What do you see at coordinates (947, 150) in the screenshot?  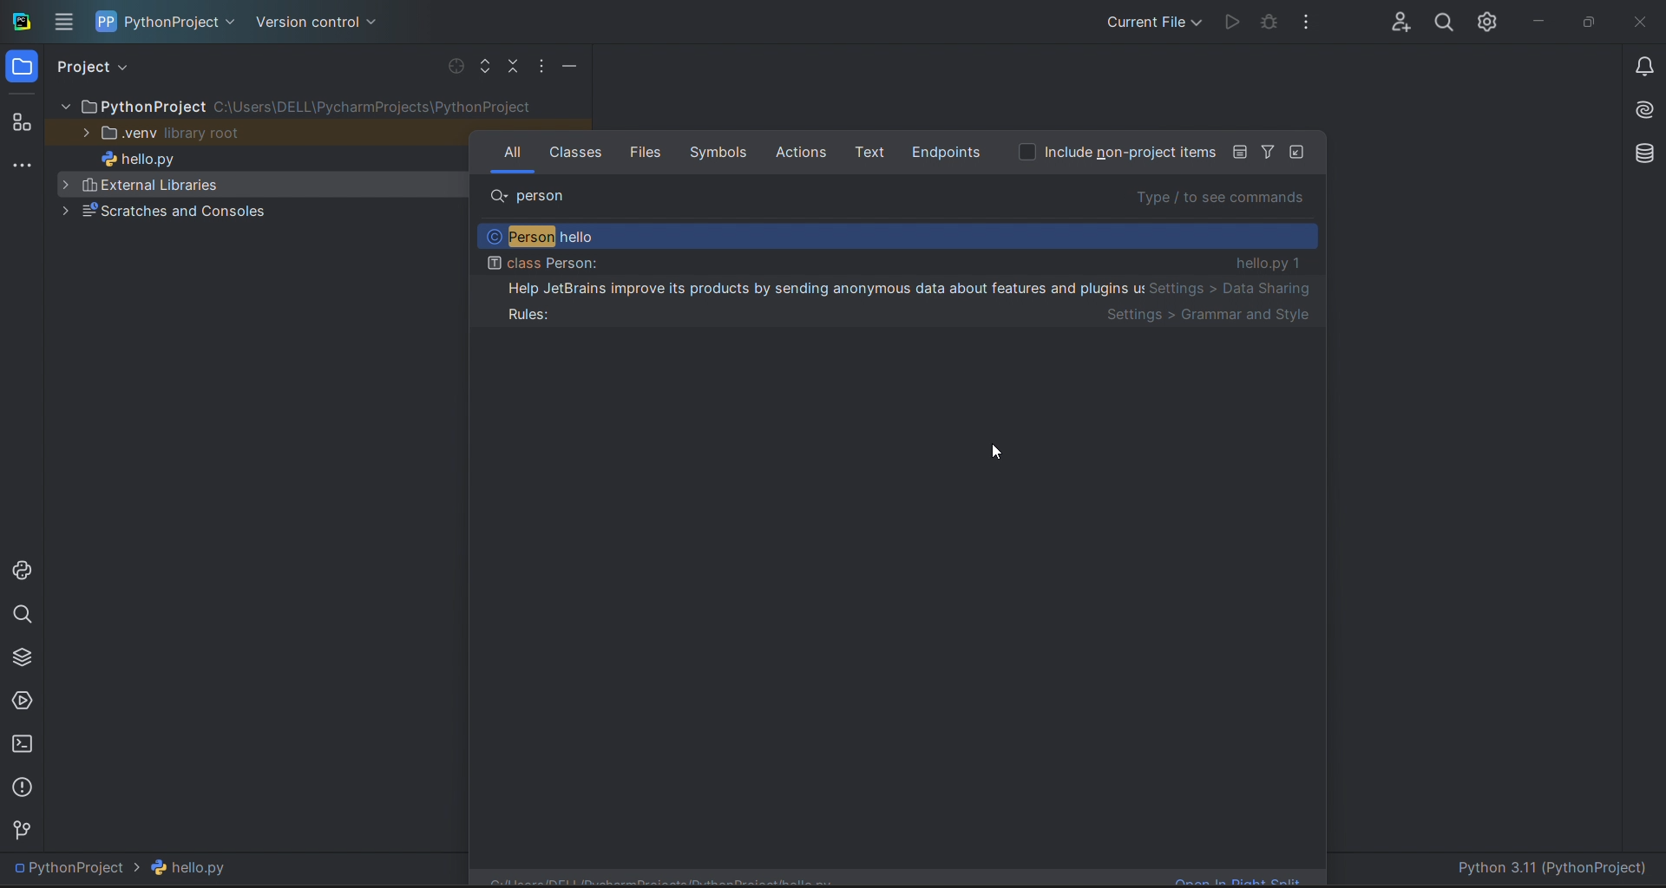 I see `endpoints` at bounding box center [947, 150].